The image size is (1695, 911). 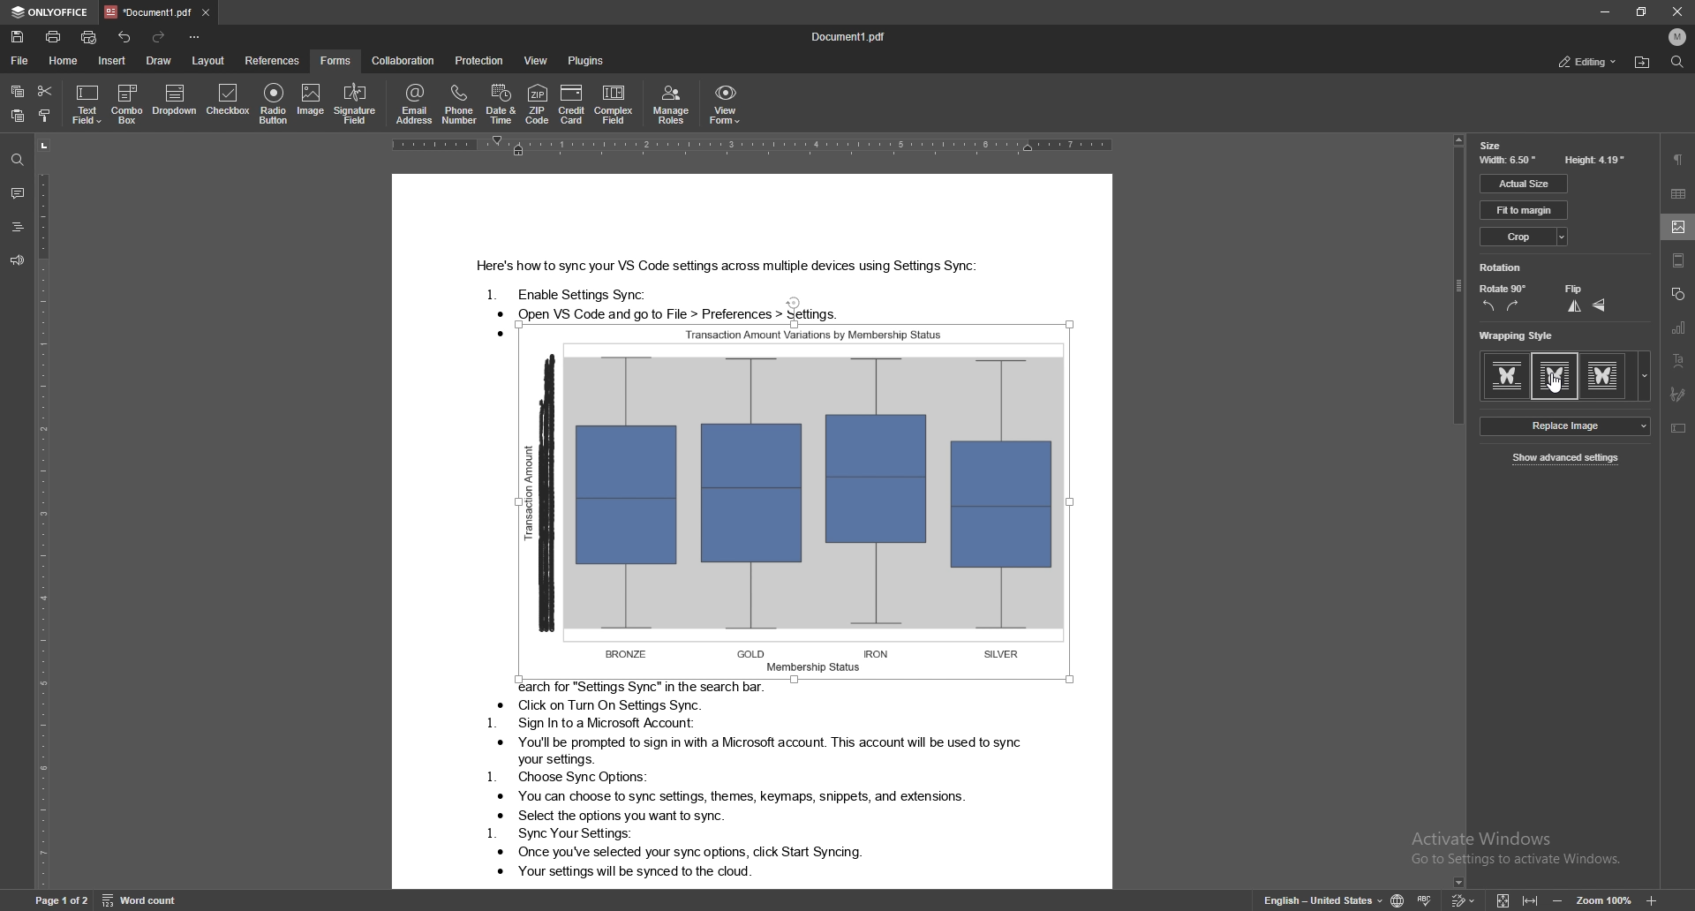 I want to click on resize, so click(x=1641, y=11).